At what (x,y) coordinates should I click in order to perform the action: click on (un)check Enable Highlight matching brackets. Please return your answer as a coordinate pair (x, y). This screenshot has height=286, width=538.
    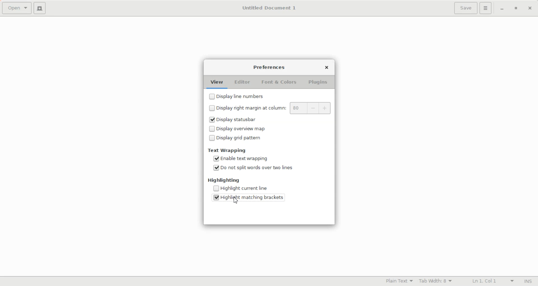
    Looking at the image, I should click on (251, 197).